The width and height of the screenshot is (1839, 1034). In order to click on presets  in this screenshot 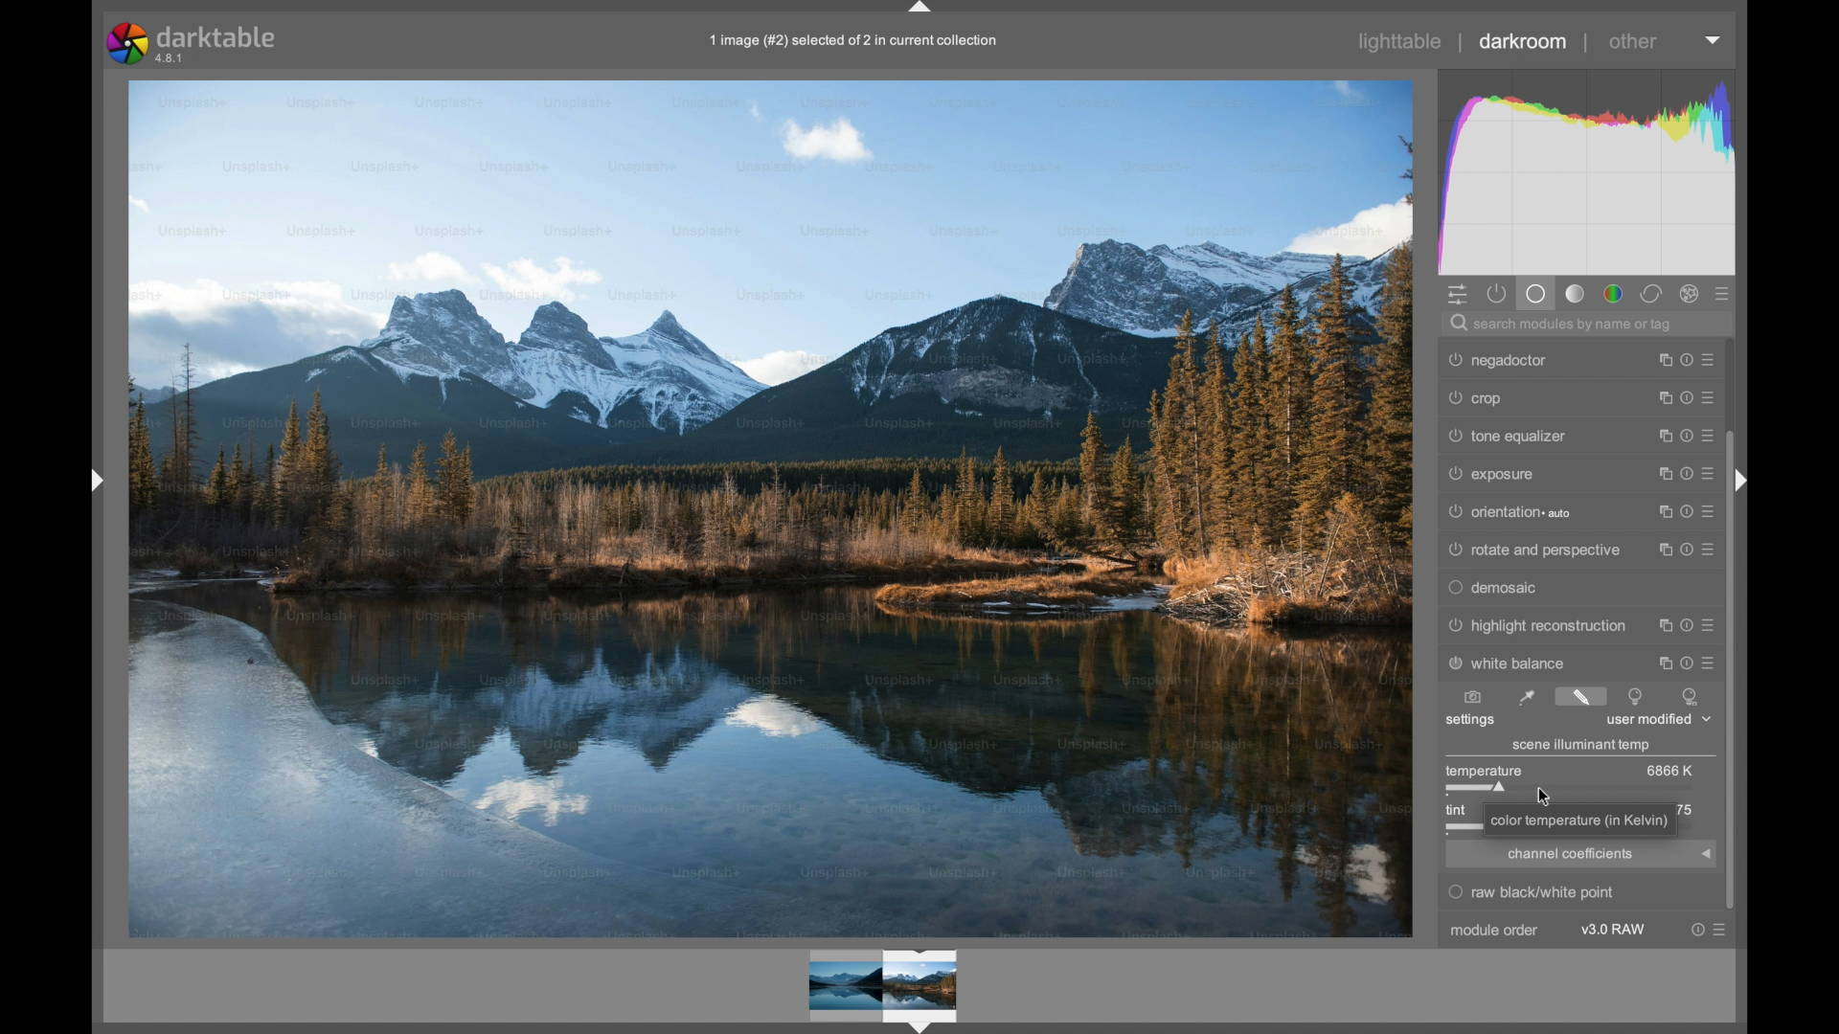, I will do `click(1709, 582)`.